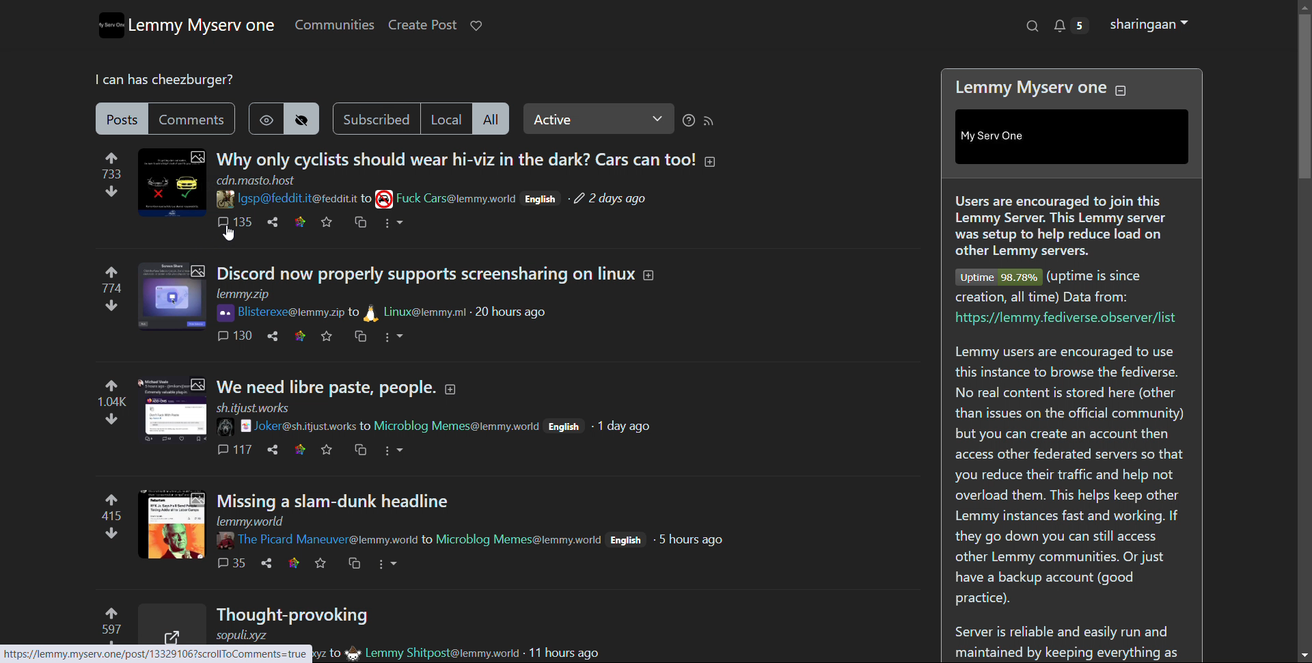  I want to click on We need libre paste, people.
sh.itjust works, so click(325, 395).